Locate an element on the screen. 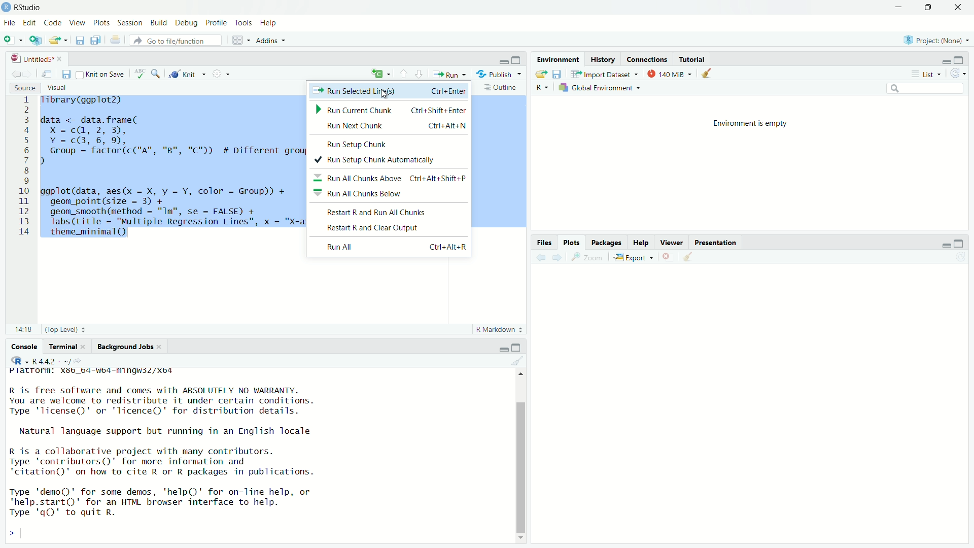 The image size is (974, 548). Tutorial is located at coordinates (695, 57).